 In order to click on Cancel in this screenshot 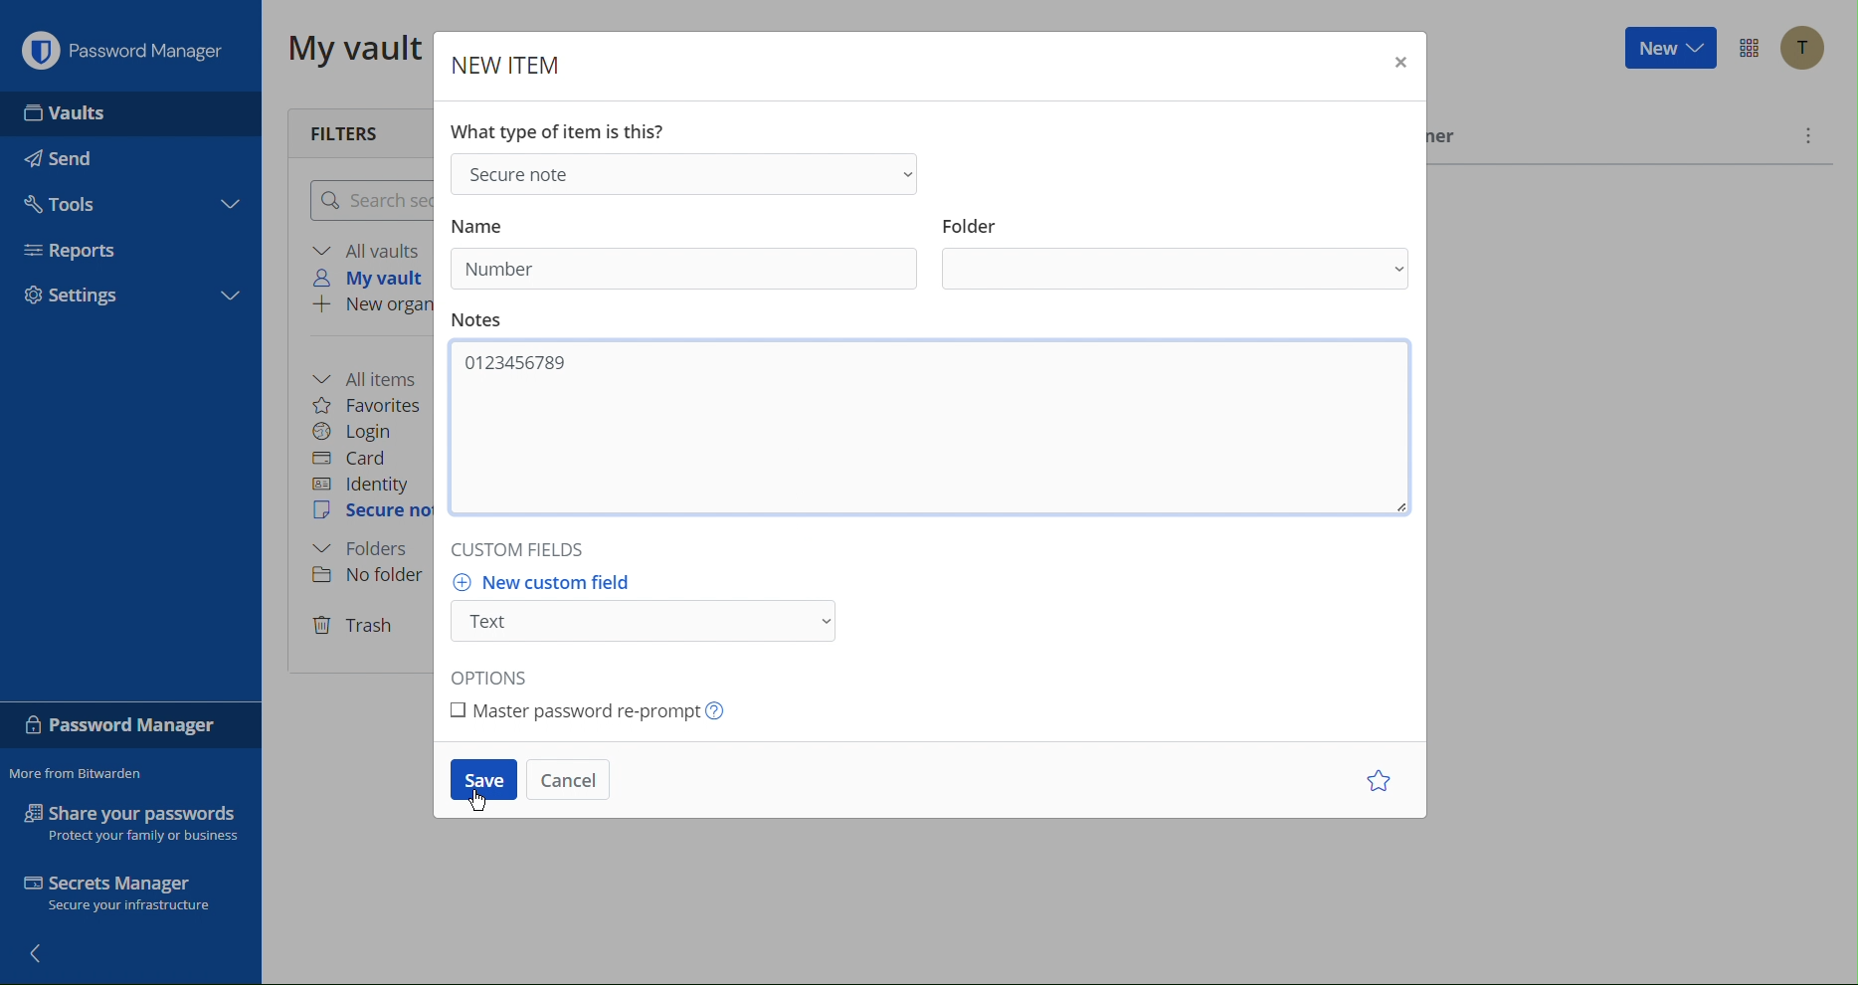, I will do `click(573, 782)`.